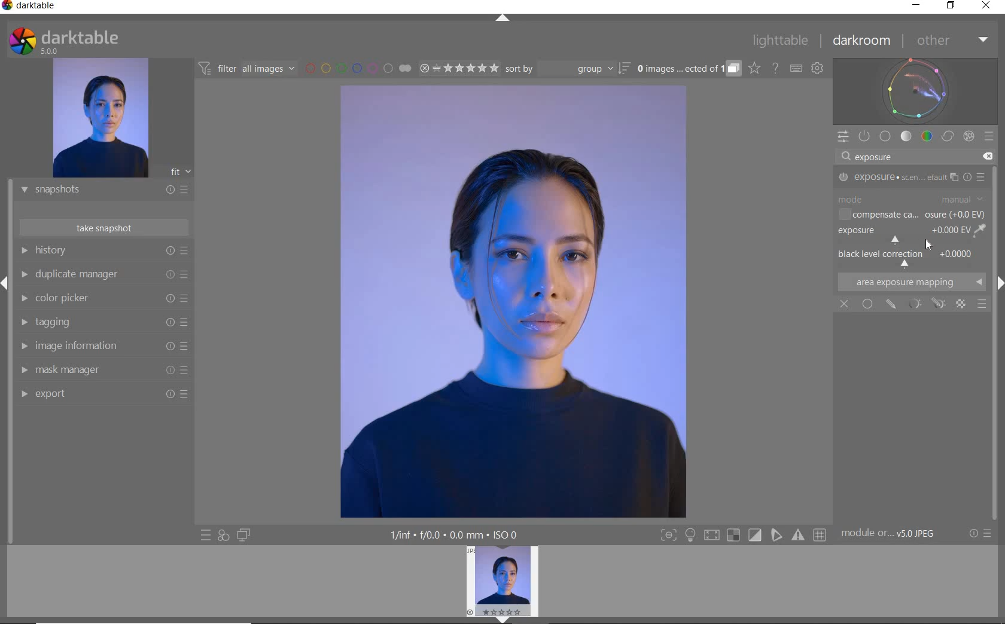  What do you see at coordinates (953, 6) in the screenshot?
I see `RESTORE` at bounding box center [953, 6].